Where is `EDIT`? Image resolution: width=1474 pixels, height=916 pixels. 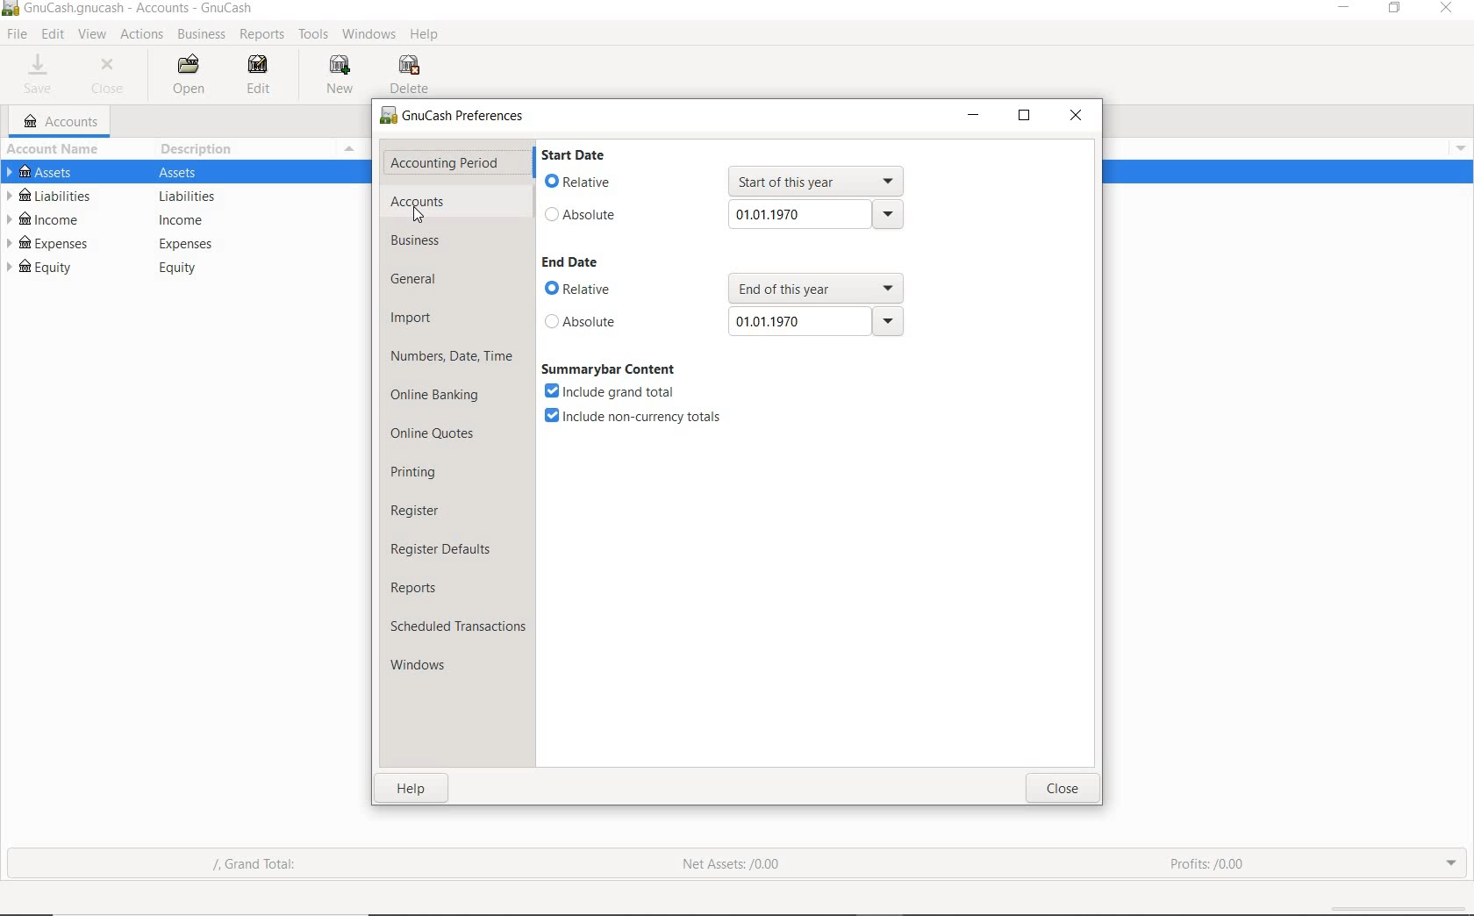 EDIT is located at coordinates (258, 74).